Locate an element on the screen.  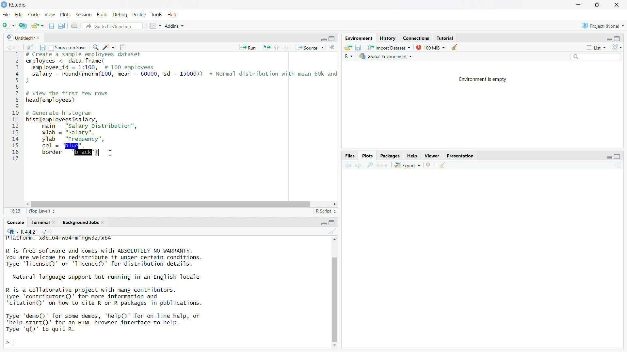
search documnet is located at coordinates (31, 47).